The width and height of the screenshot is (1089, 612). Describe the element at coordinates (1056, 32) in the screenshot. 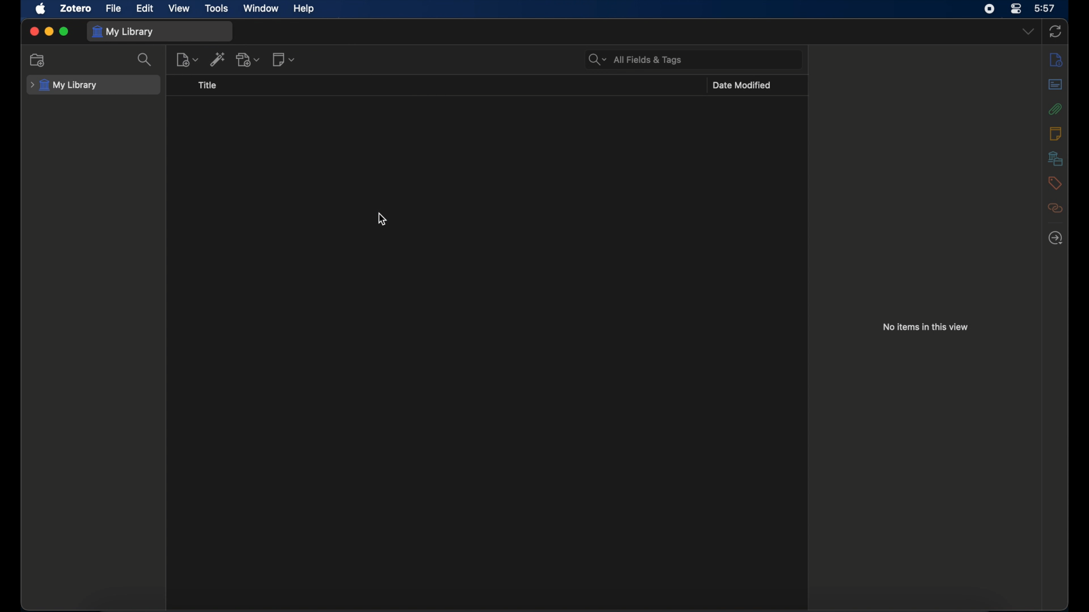

I see `sync` at that location.